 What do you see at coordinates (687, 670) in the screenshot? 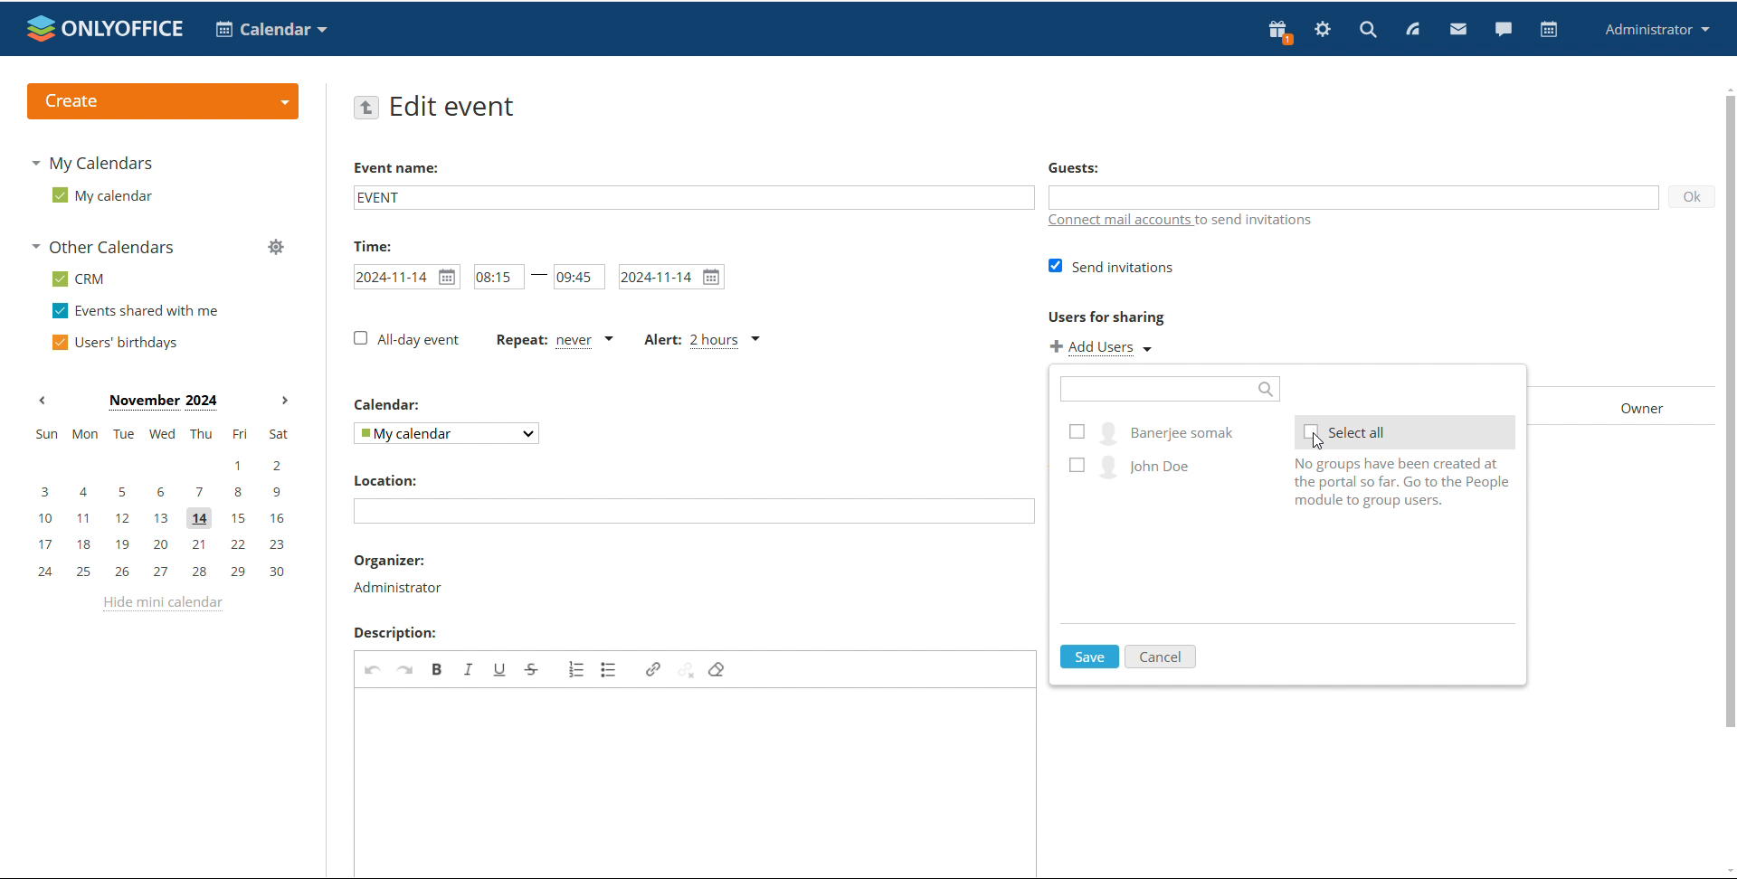
I see `unlink` at bounding box center [687, 670].